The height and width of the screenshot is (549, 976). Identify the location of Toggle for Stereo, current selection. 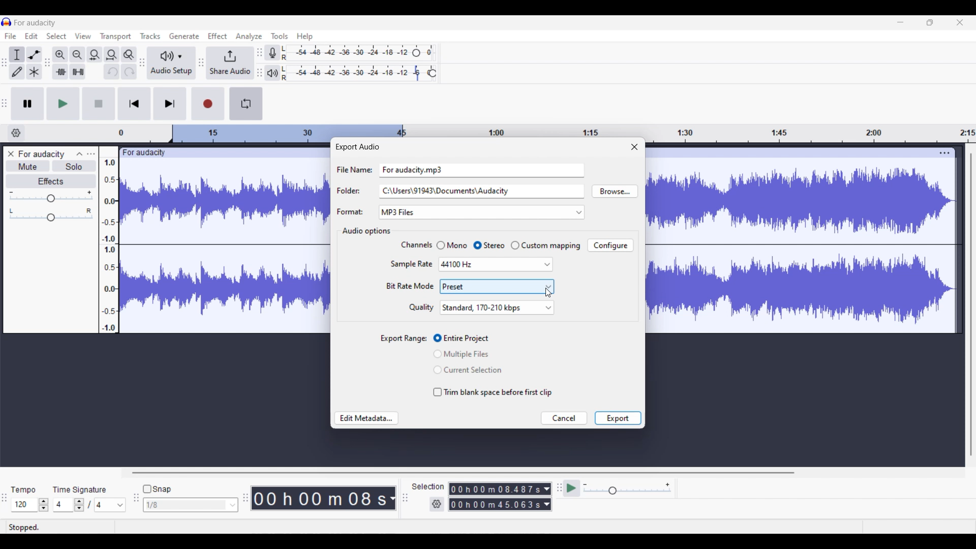
(489, 246).